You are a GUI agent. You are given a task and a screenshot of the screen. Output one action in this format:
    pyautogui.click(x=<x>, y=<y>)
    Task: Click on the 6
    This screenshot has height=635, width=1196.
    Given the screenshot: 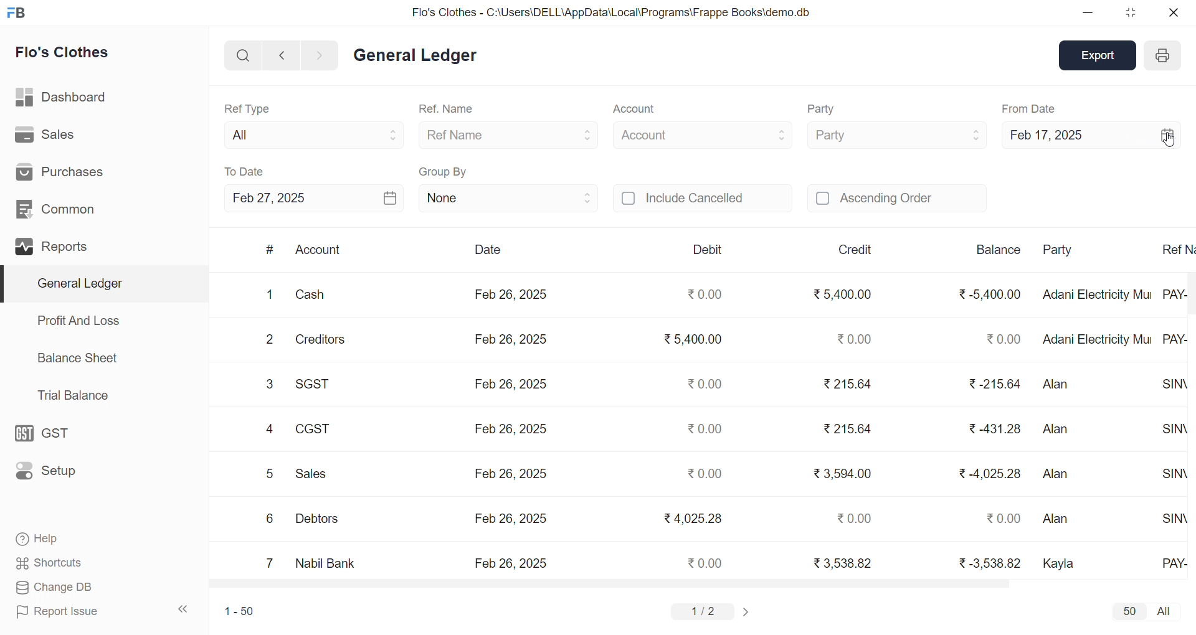 What is the action you would take?
    pyautogui.click(x=268, y=519)
    